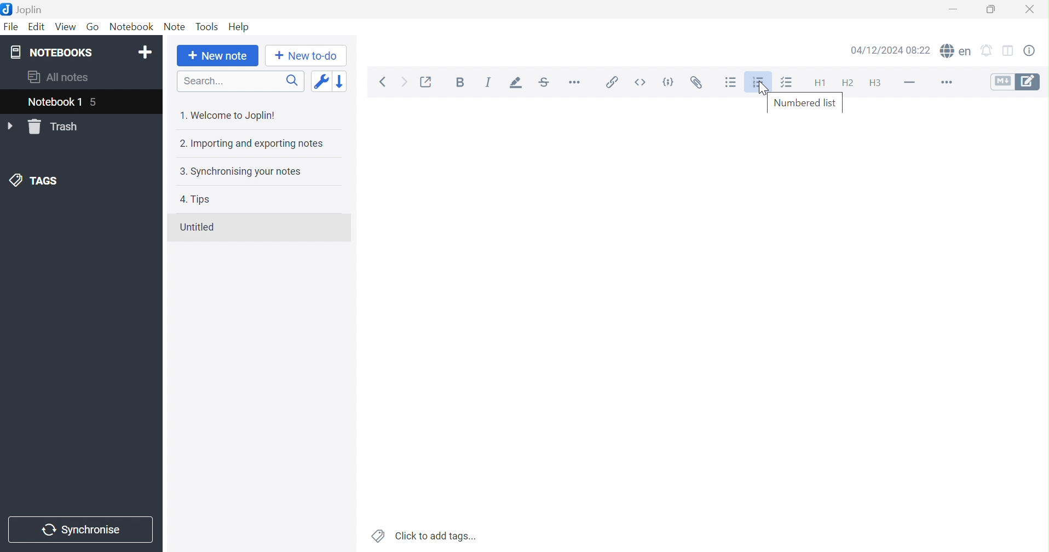 This screenshot has width=1049, height=552. Describe the element at coordinates (321, 82) in the screenshot. I see `Toggle reverse order field` at that location.